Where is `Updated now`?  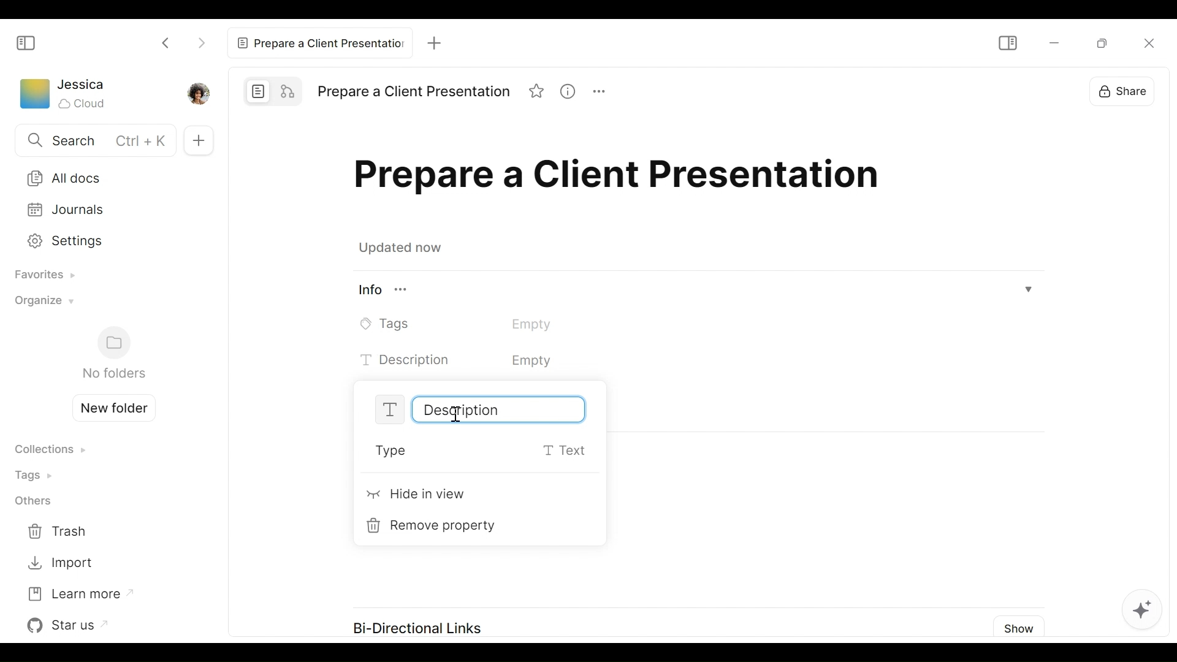
Updated now is located at coordinates (403, 249).